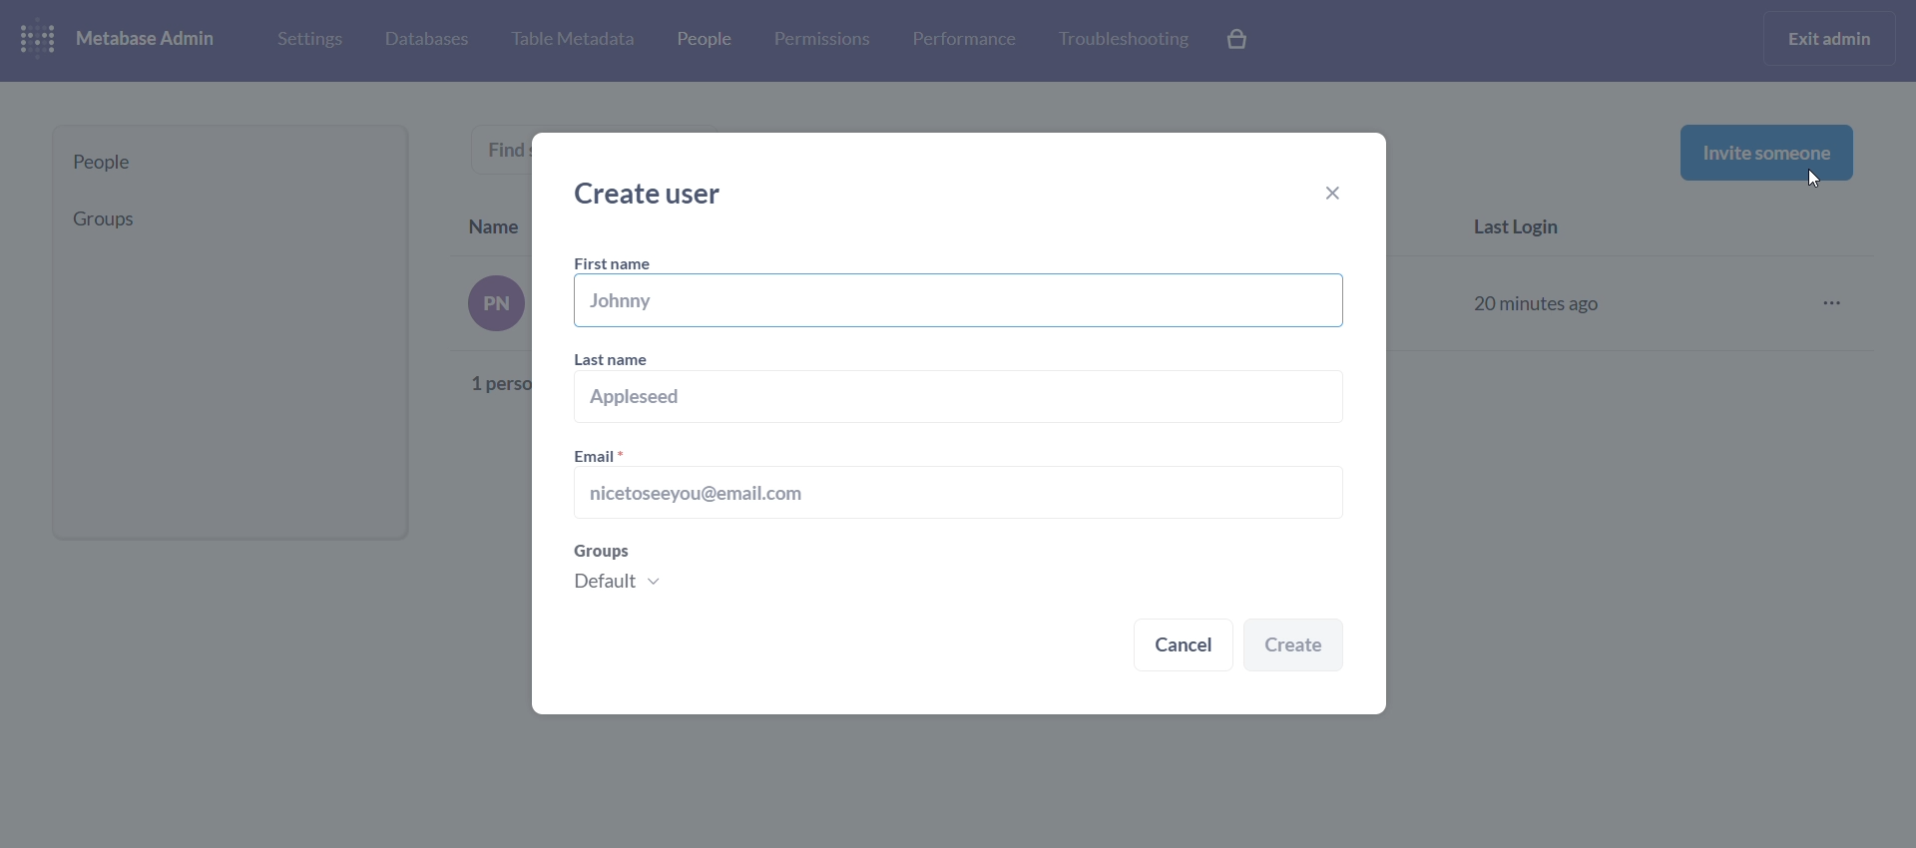  I want to click on table metabase, so click(572, 40).